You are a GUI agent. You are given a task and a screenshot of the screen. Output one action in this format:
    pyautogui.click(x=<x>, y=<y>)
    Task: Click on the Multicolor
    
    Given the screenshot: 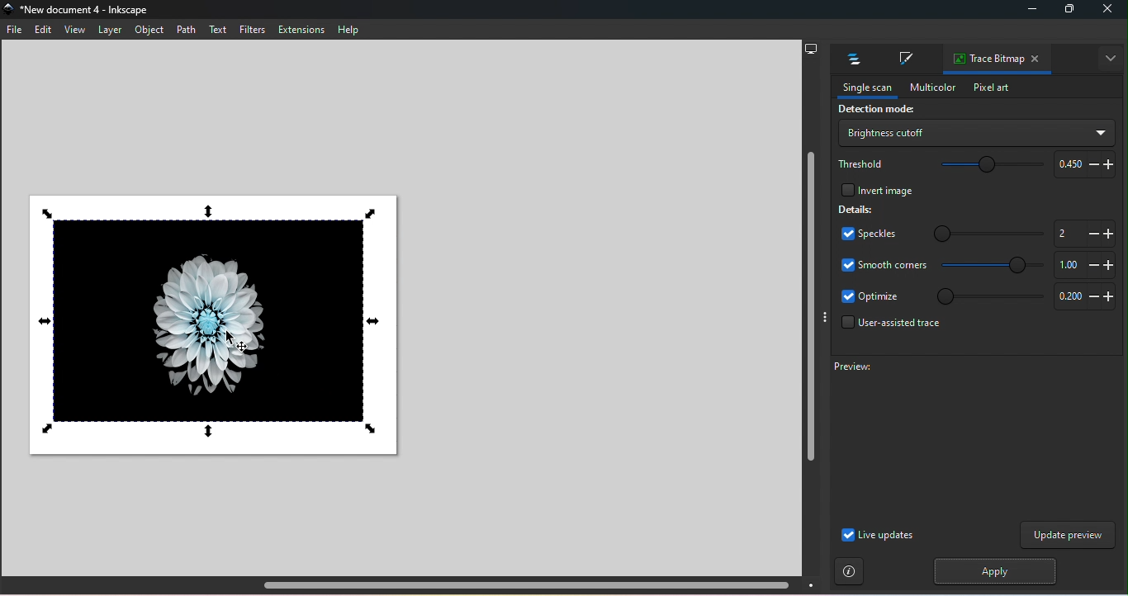 What is the action you would take?
    pyautogui.click(x=928, y=86)
    